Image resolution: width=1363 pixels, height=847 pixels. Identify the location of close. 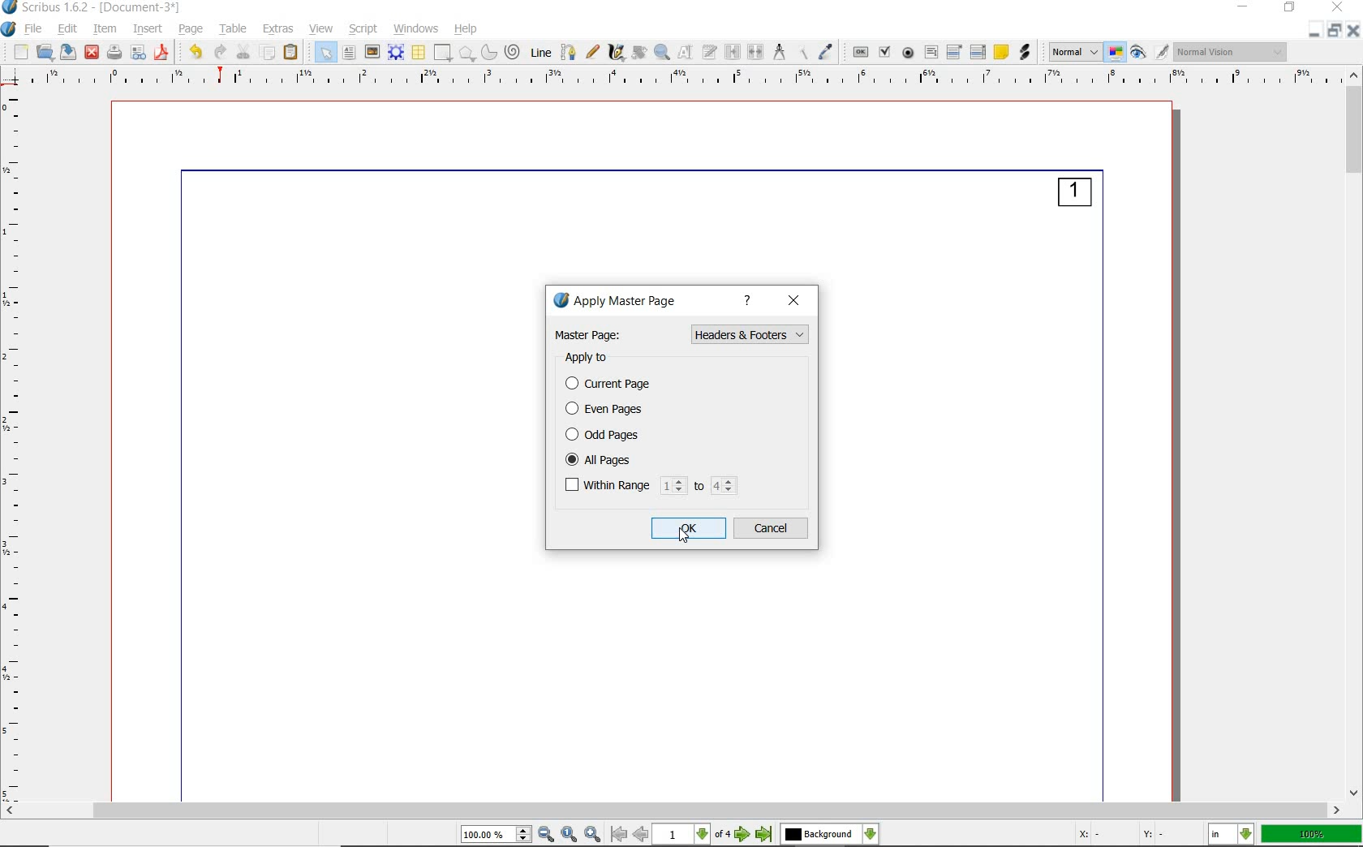
(1355, 30).